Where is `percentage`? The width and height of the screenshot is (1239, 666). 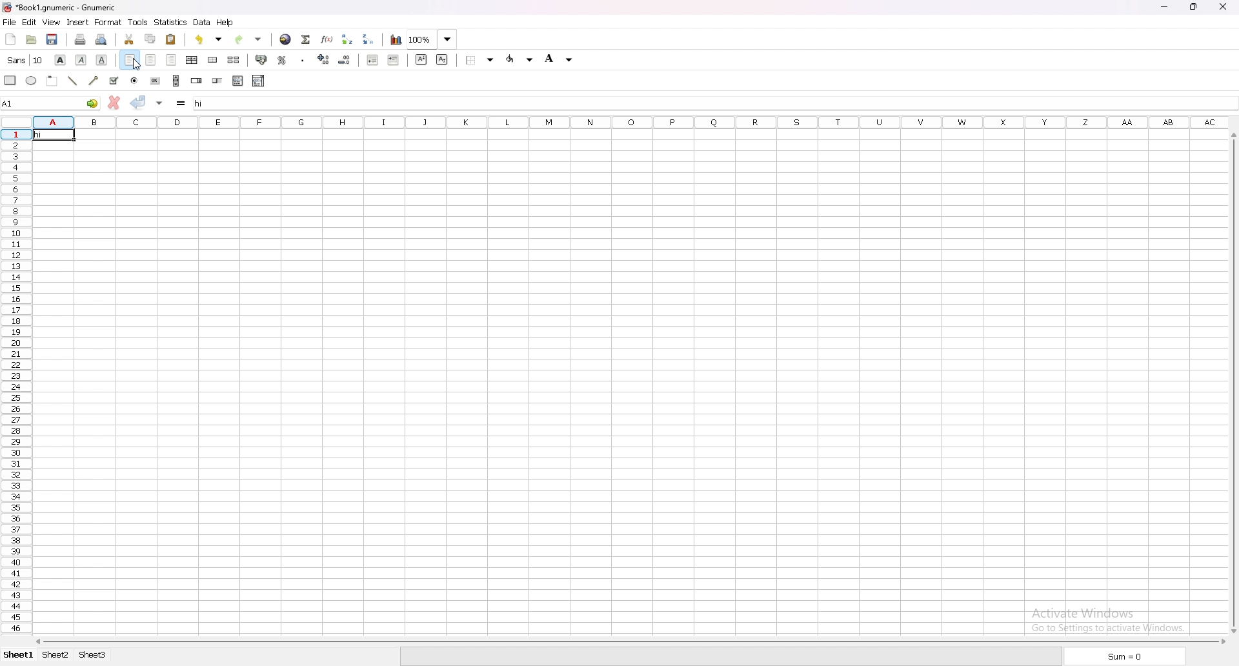
percentage is located at coordinates (282, 61).